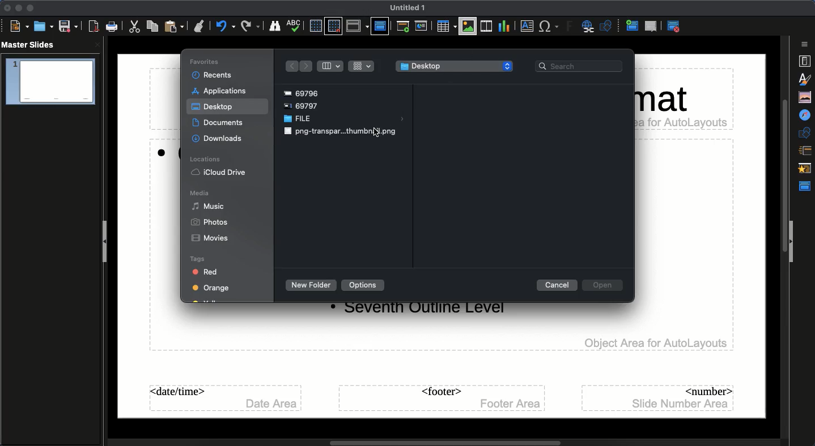 This screenshot has width=815, height=446. I want to click on File, so click(344, 119).